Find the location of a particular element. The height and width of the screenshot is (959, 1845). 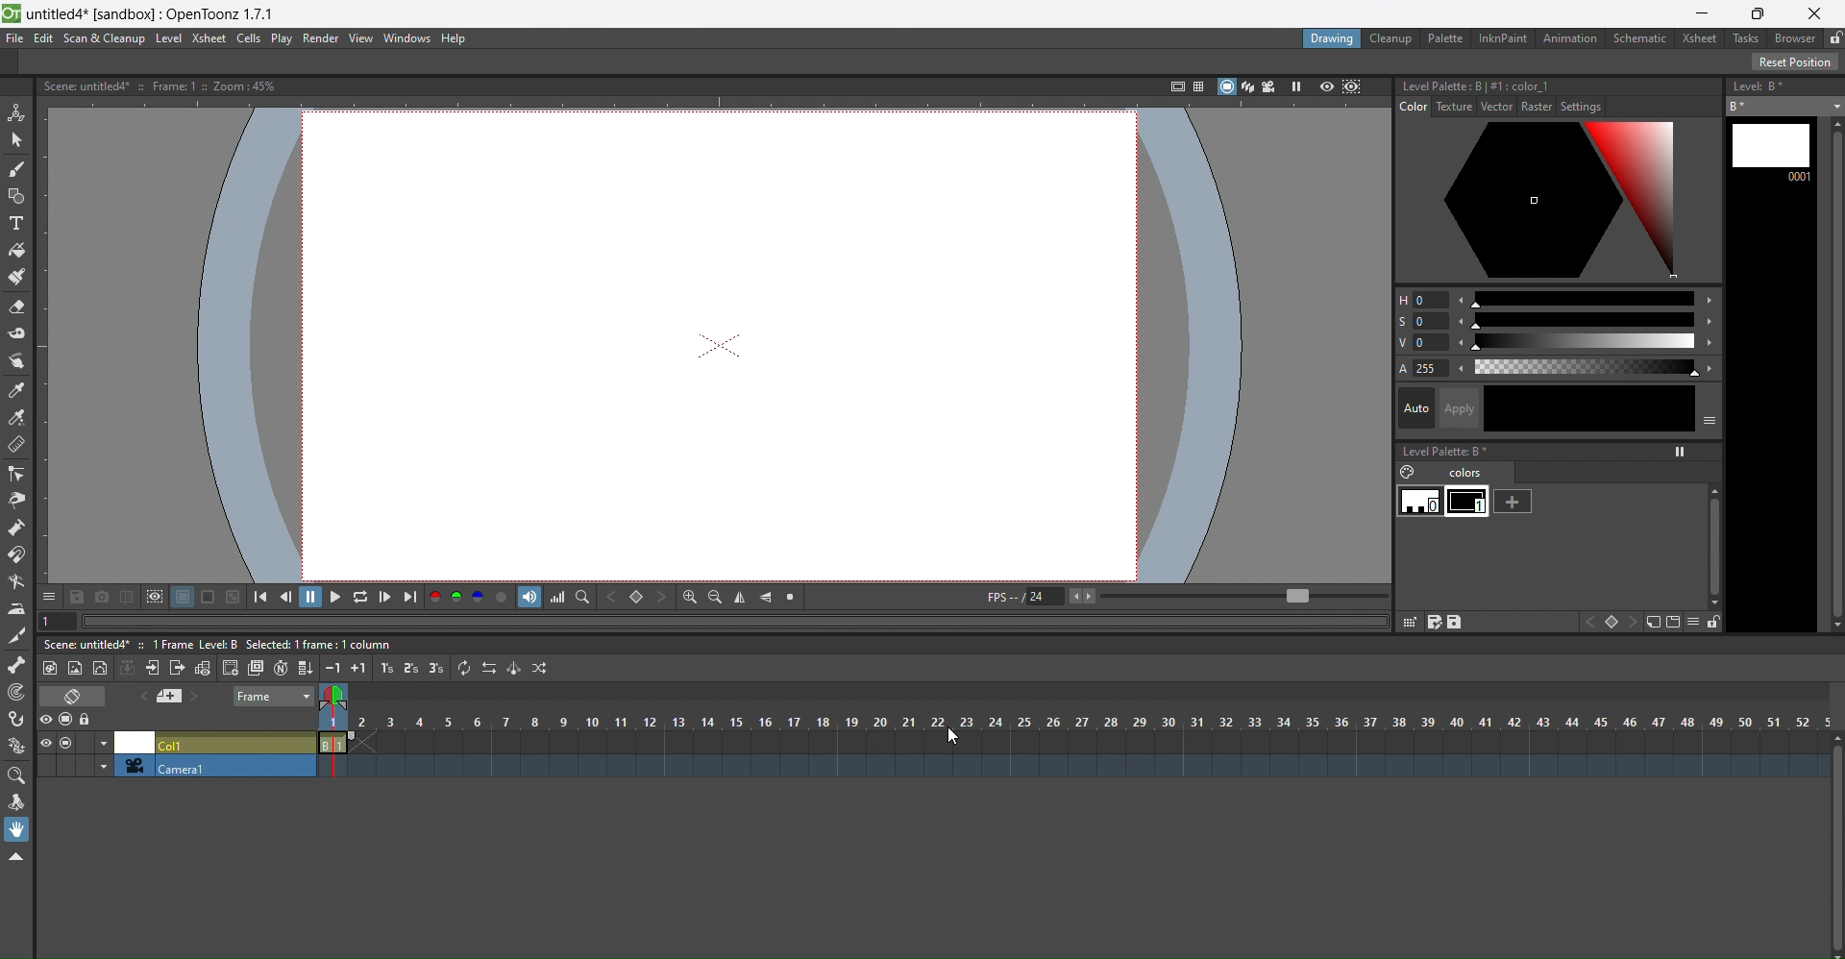

repeat is located at coordinates (464, 667).